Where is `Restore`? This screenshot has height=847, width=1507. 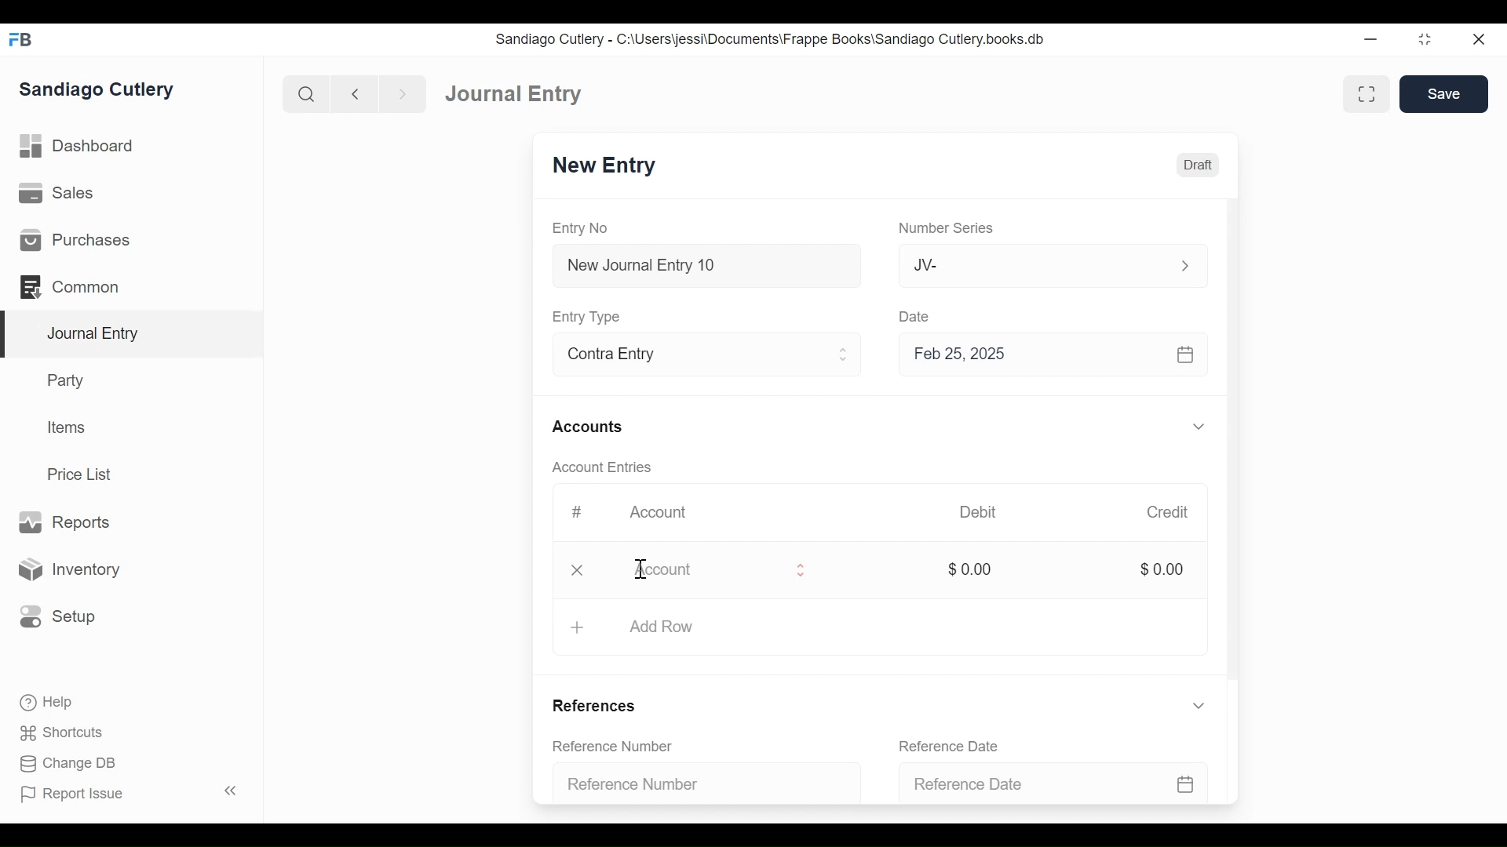
Restore is located at coordinates (1425, 41).